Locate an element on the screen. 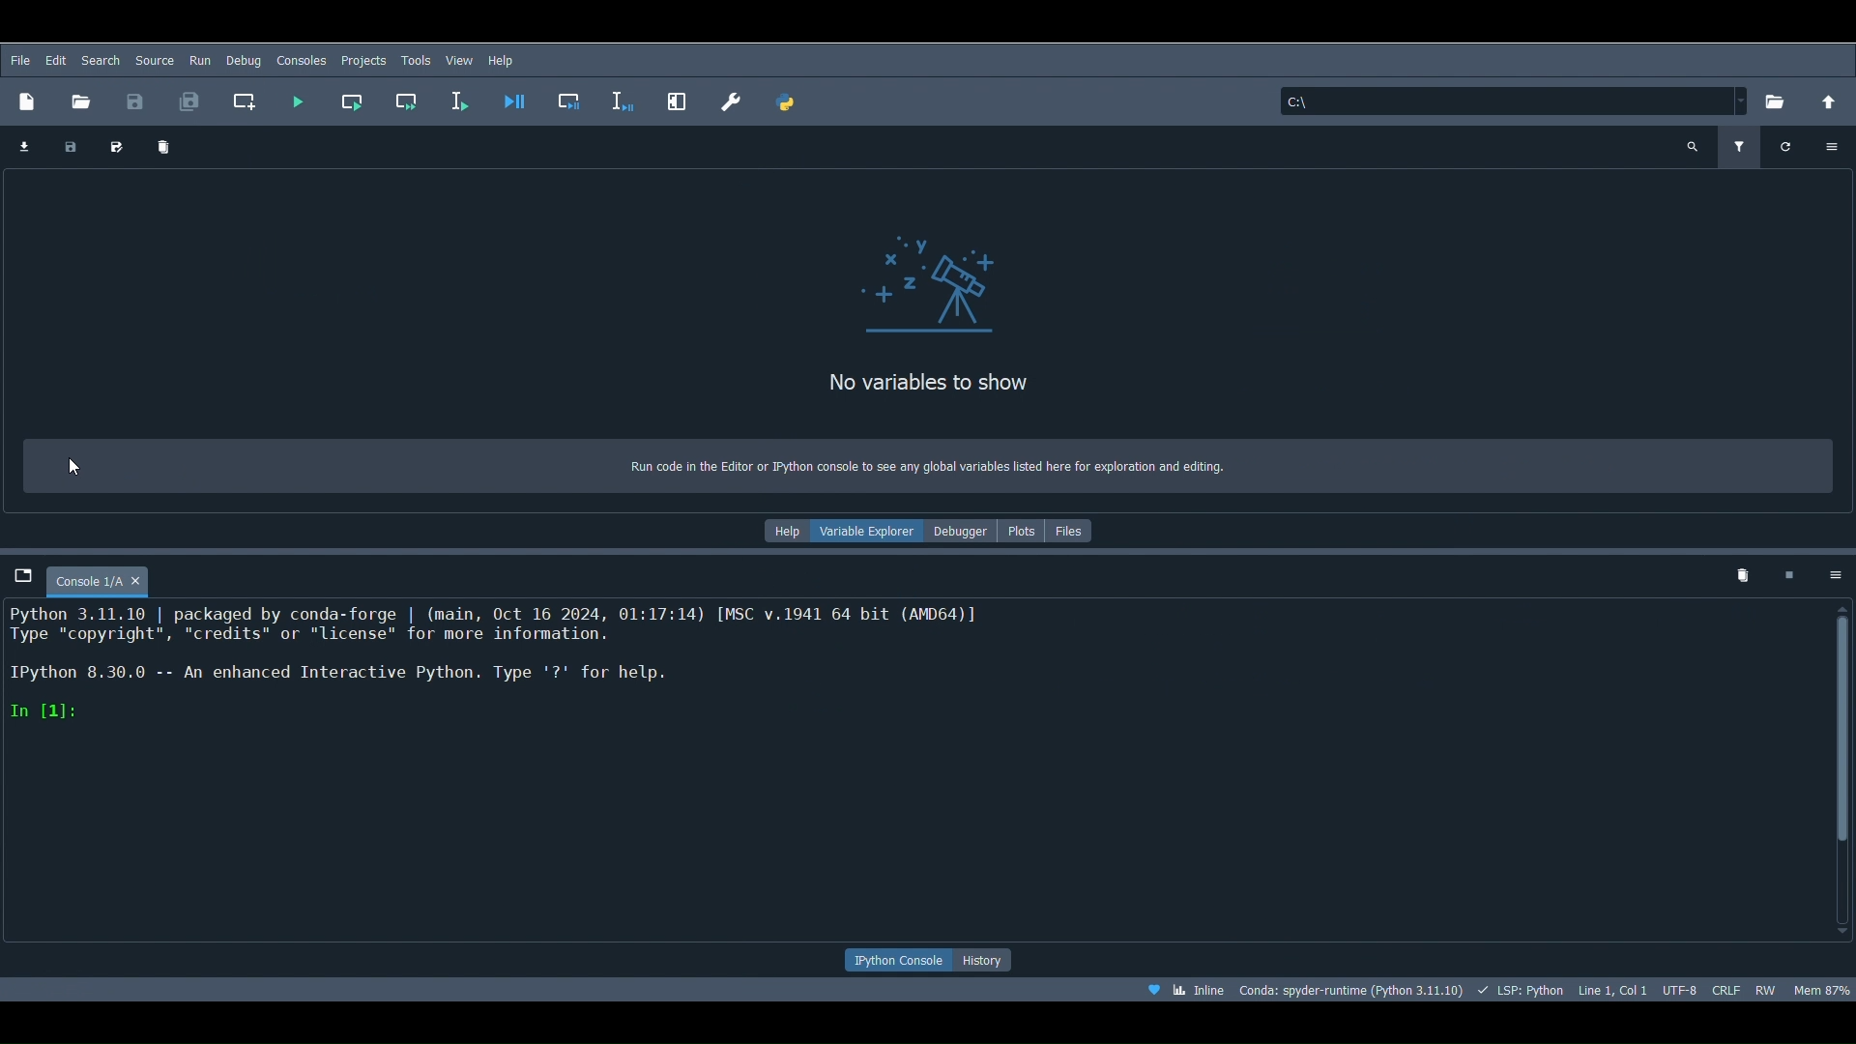 The width and height of the screenshot is (1856, 1044). Search is located at coordinates (155, 61).